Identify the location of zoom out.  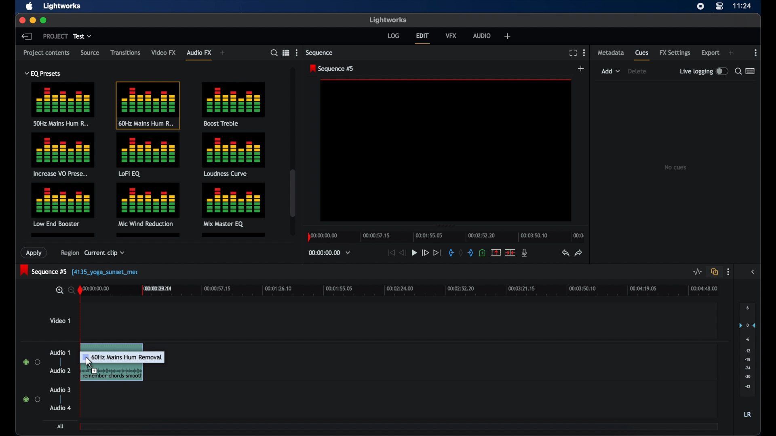
(70, 290).